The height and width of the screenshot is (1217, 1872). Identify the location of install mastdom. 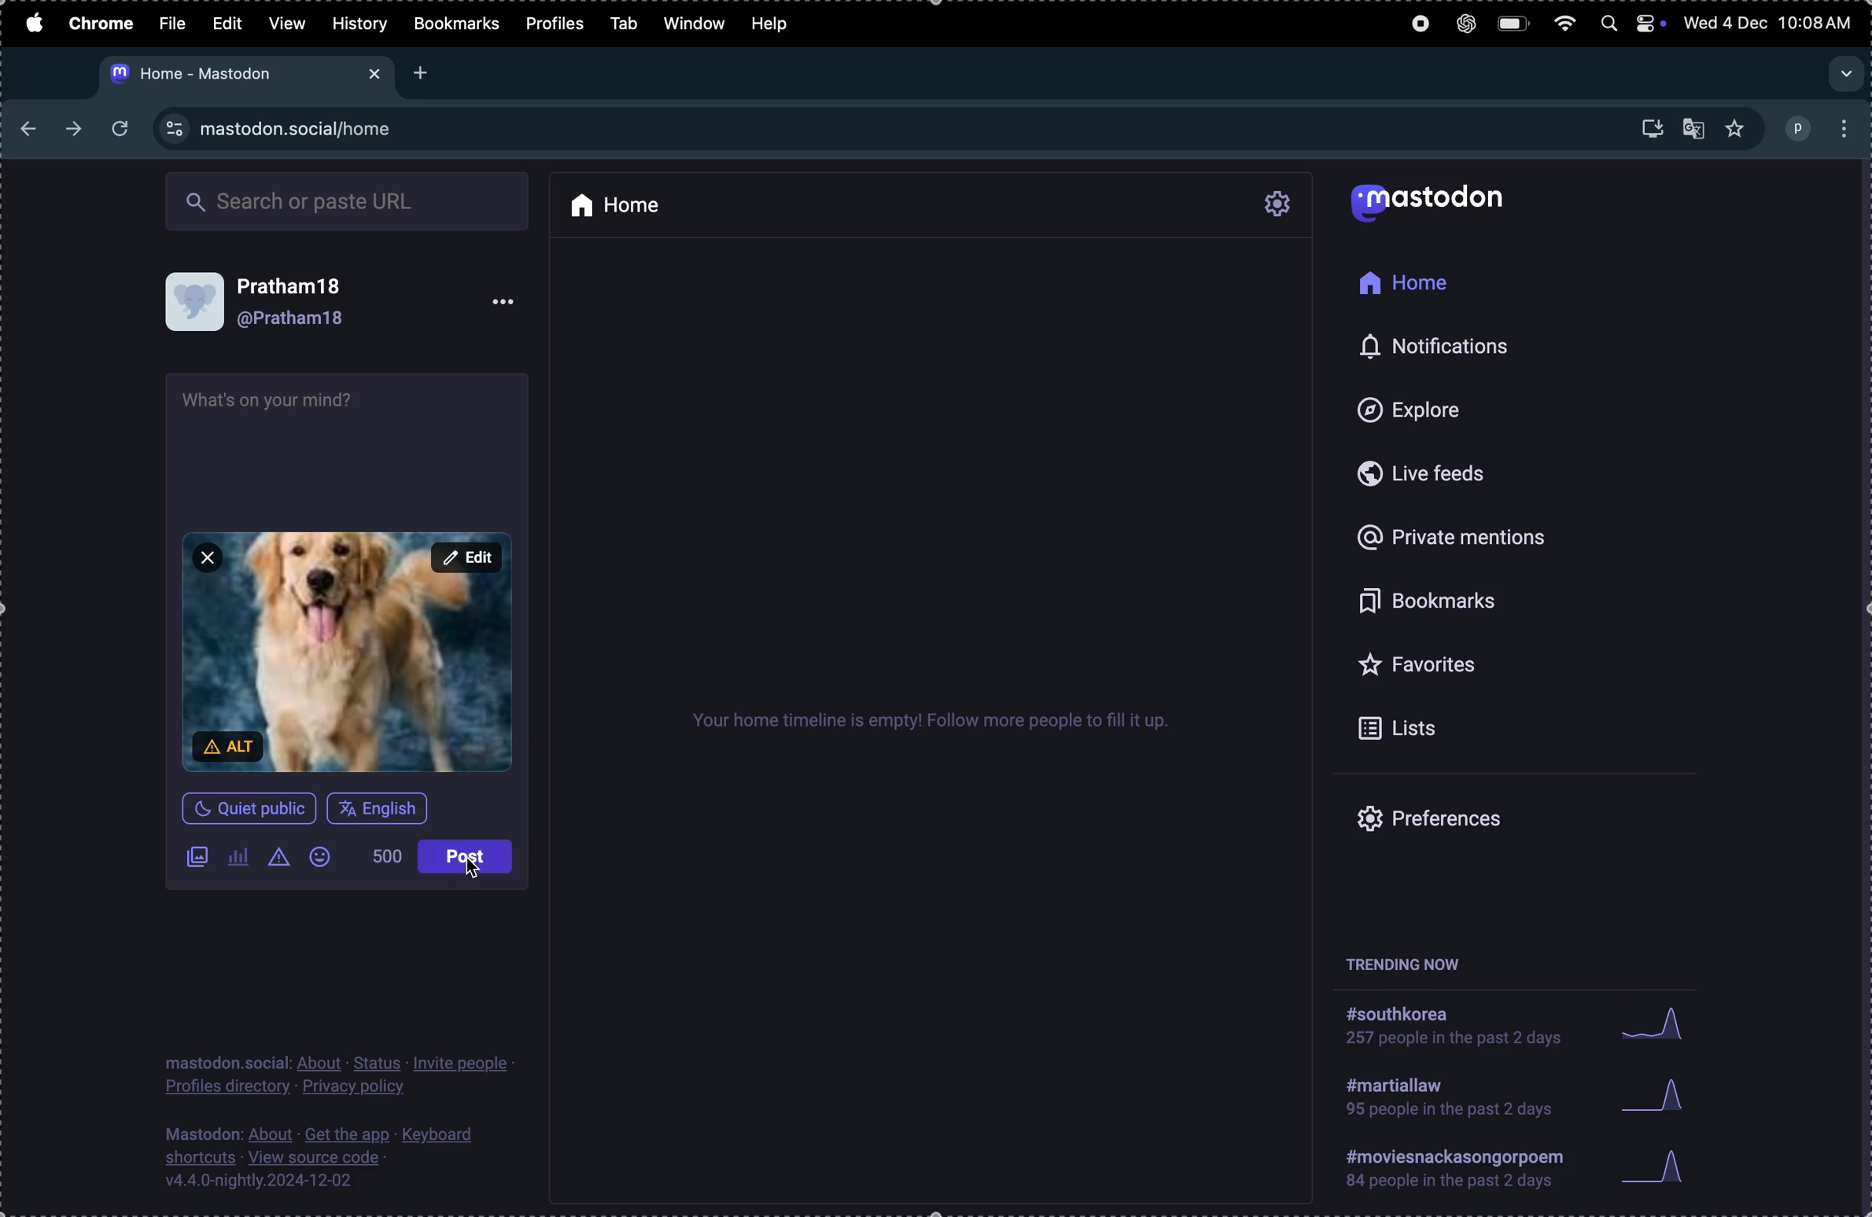
(1650, 127).